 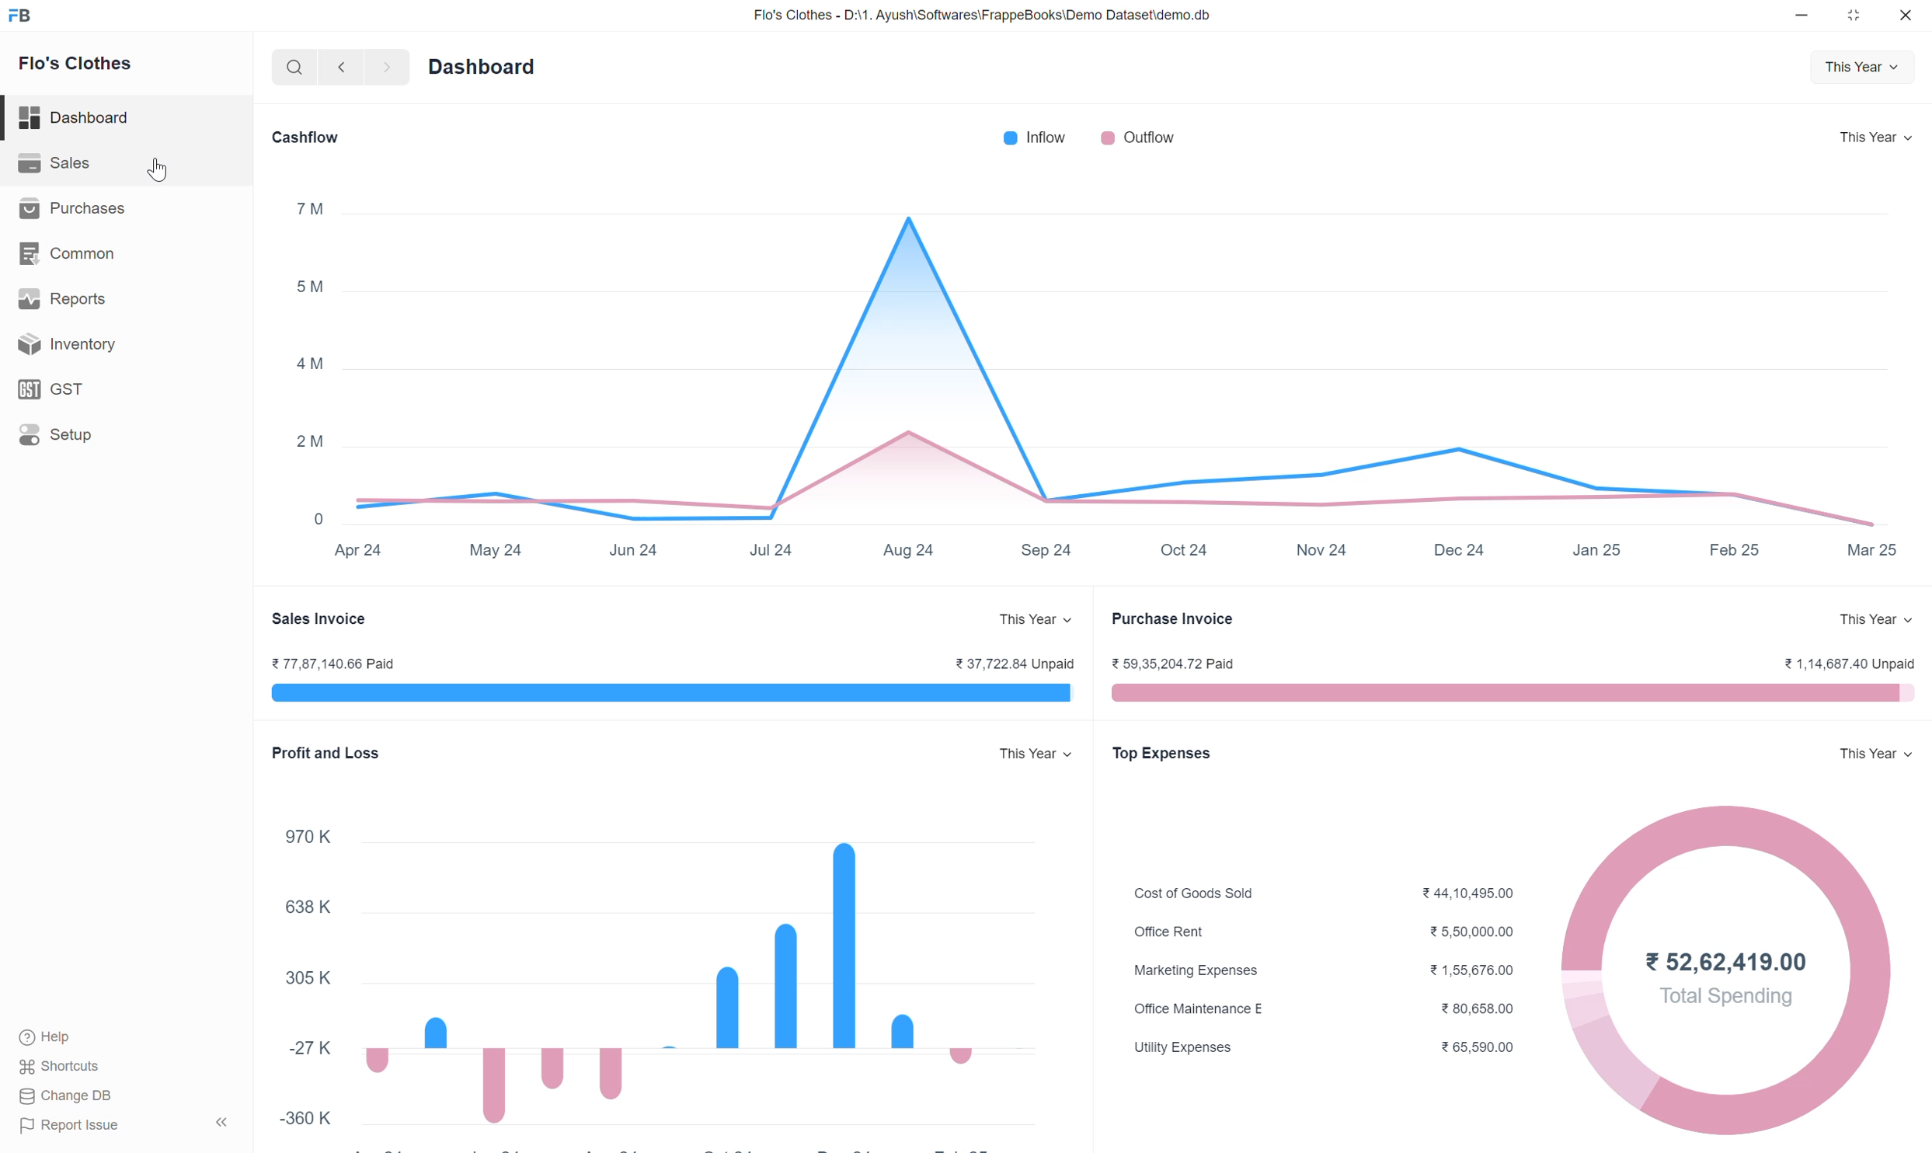 I want to click on 7™, so click(x=306, y=209).